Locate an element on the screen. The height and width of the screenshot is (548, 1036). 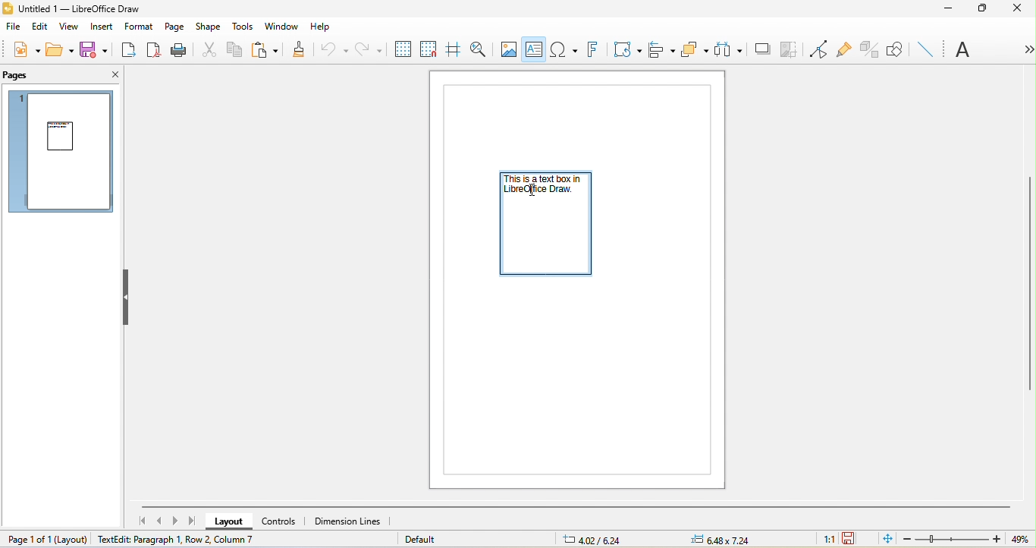
next page is located at coordinates (175, 521).